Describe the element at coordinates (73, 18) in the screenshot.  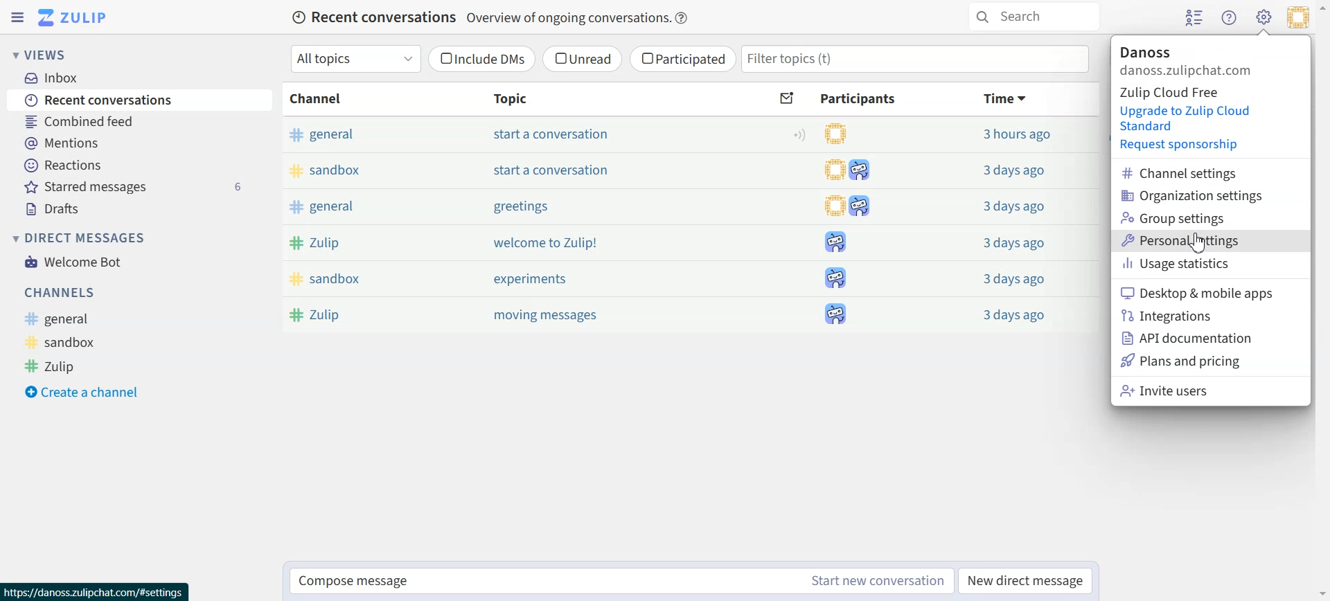
I see `Go to Home View` at that location.